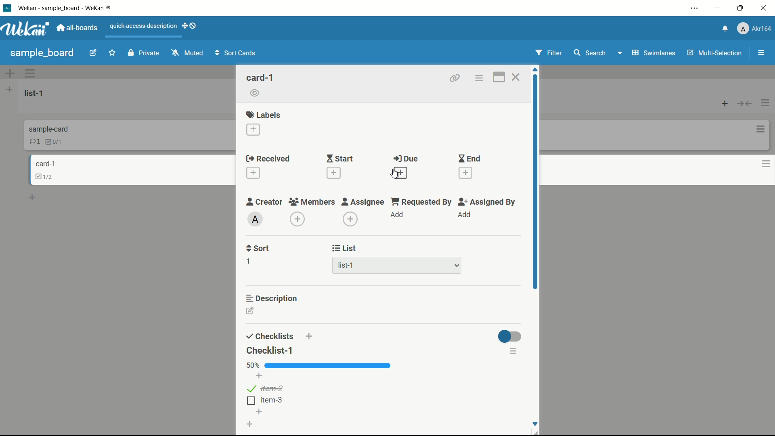 Image resolution: width=775 pixels, height=436 pixels. I want to click on creator, so click(263, 202).